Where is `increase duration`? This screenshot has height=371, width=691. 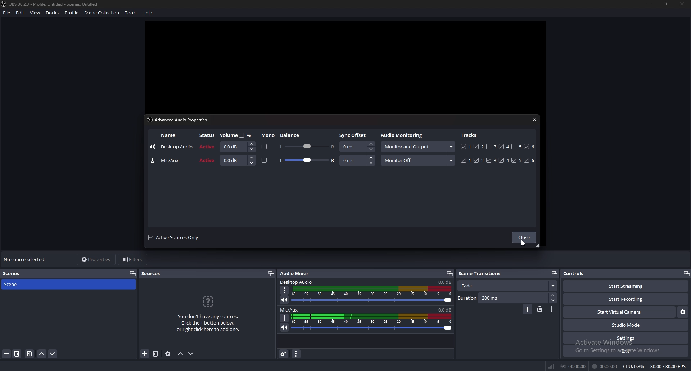 increase duration is located at coordinates (553, 295).